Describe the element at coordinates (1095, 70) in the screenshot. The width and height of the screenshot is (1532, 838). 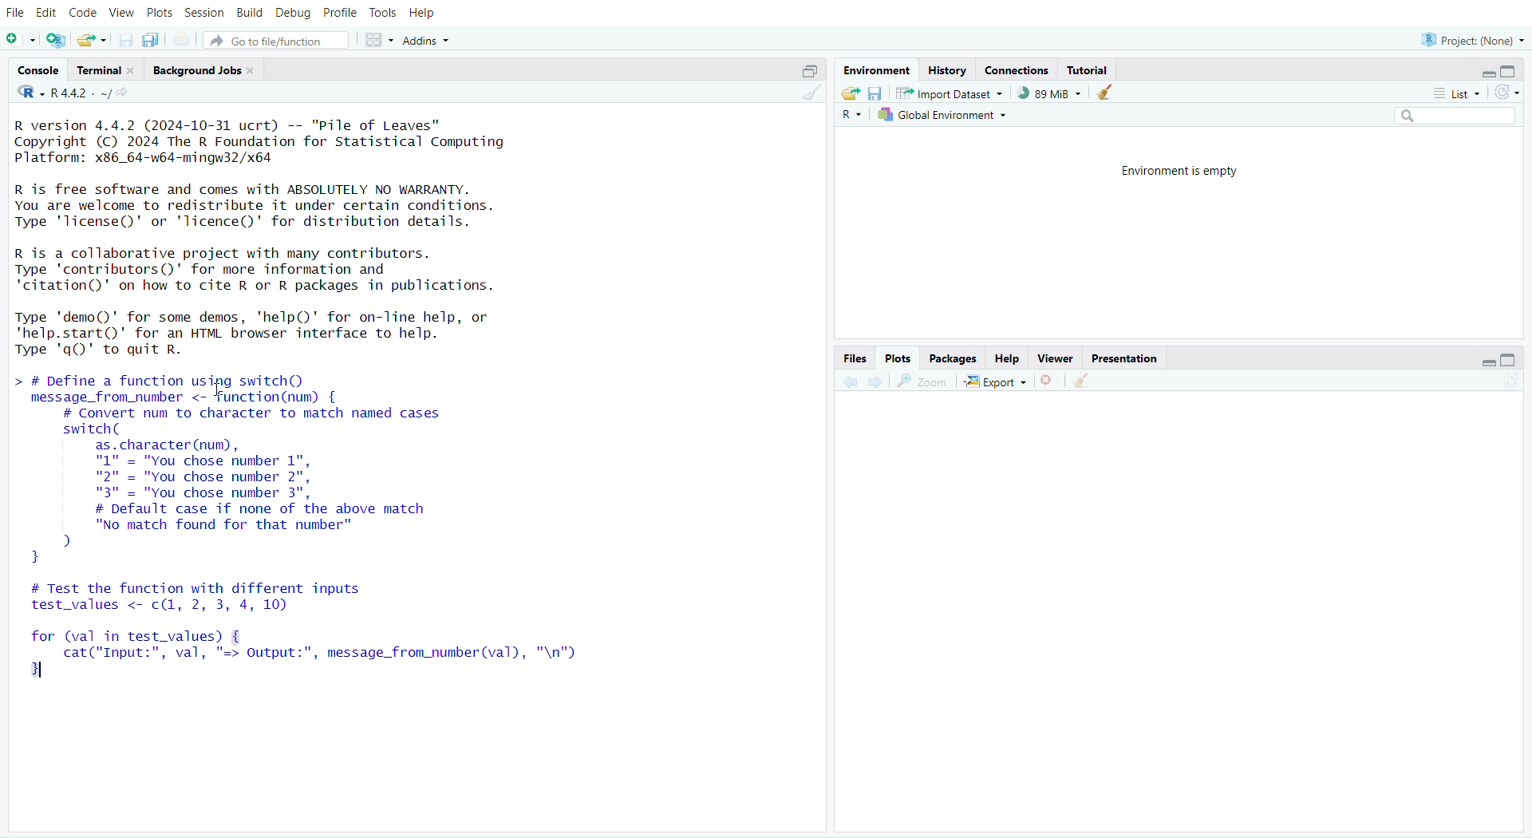
I see `Tutorial` at that location.